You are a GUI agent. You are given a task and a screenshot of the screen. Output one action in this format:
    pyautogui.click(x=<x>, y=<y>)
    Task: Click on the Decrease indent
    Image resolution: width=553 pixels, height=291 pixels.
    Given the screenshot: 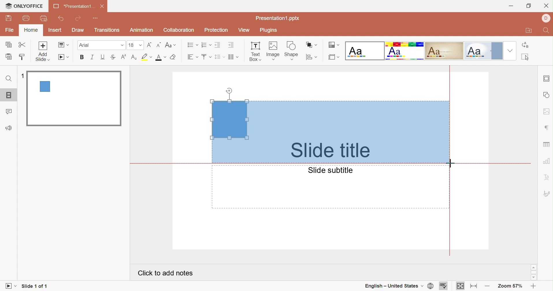 What is the action you would take?
    pyautogui.click(x=218, y=45)
    